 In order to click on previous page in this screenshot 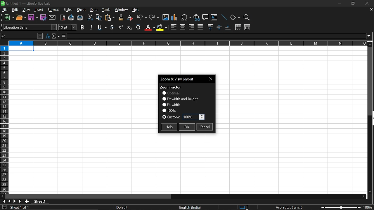, I will do `click(9, 201)`.